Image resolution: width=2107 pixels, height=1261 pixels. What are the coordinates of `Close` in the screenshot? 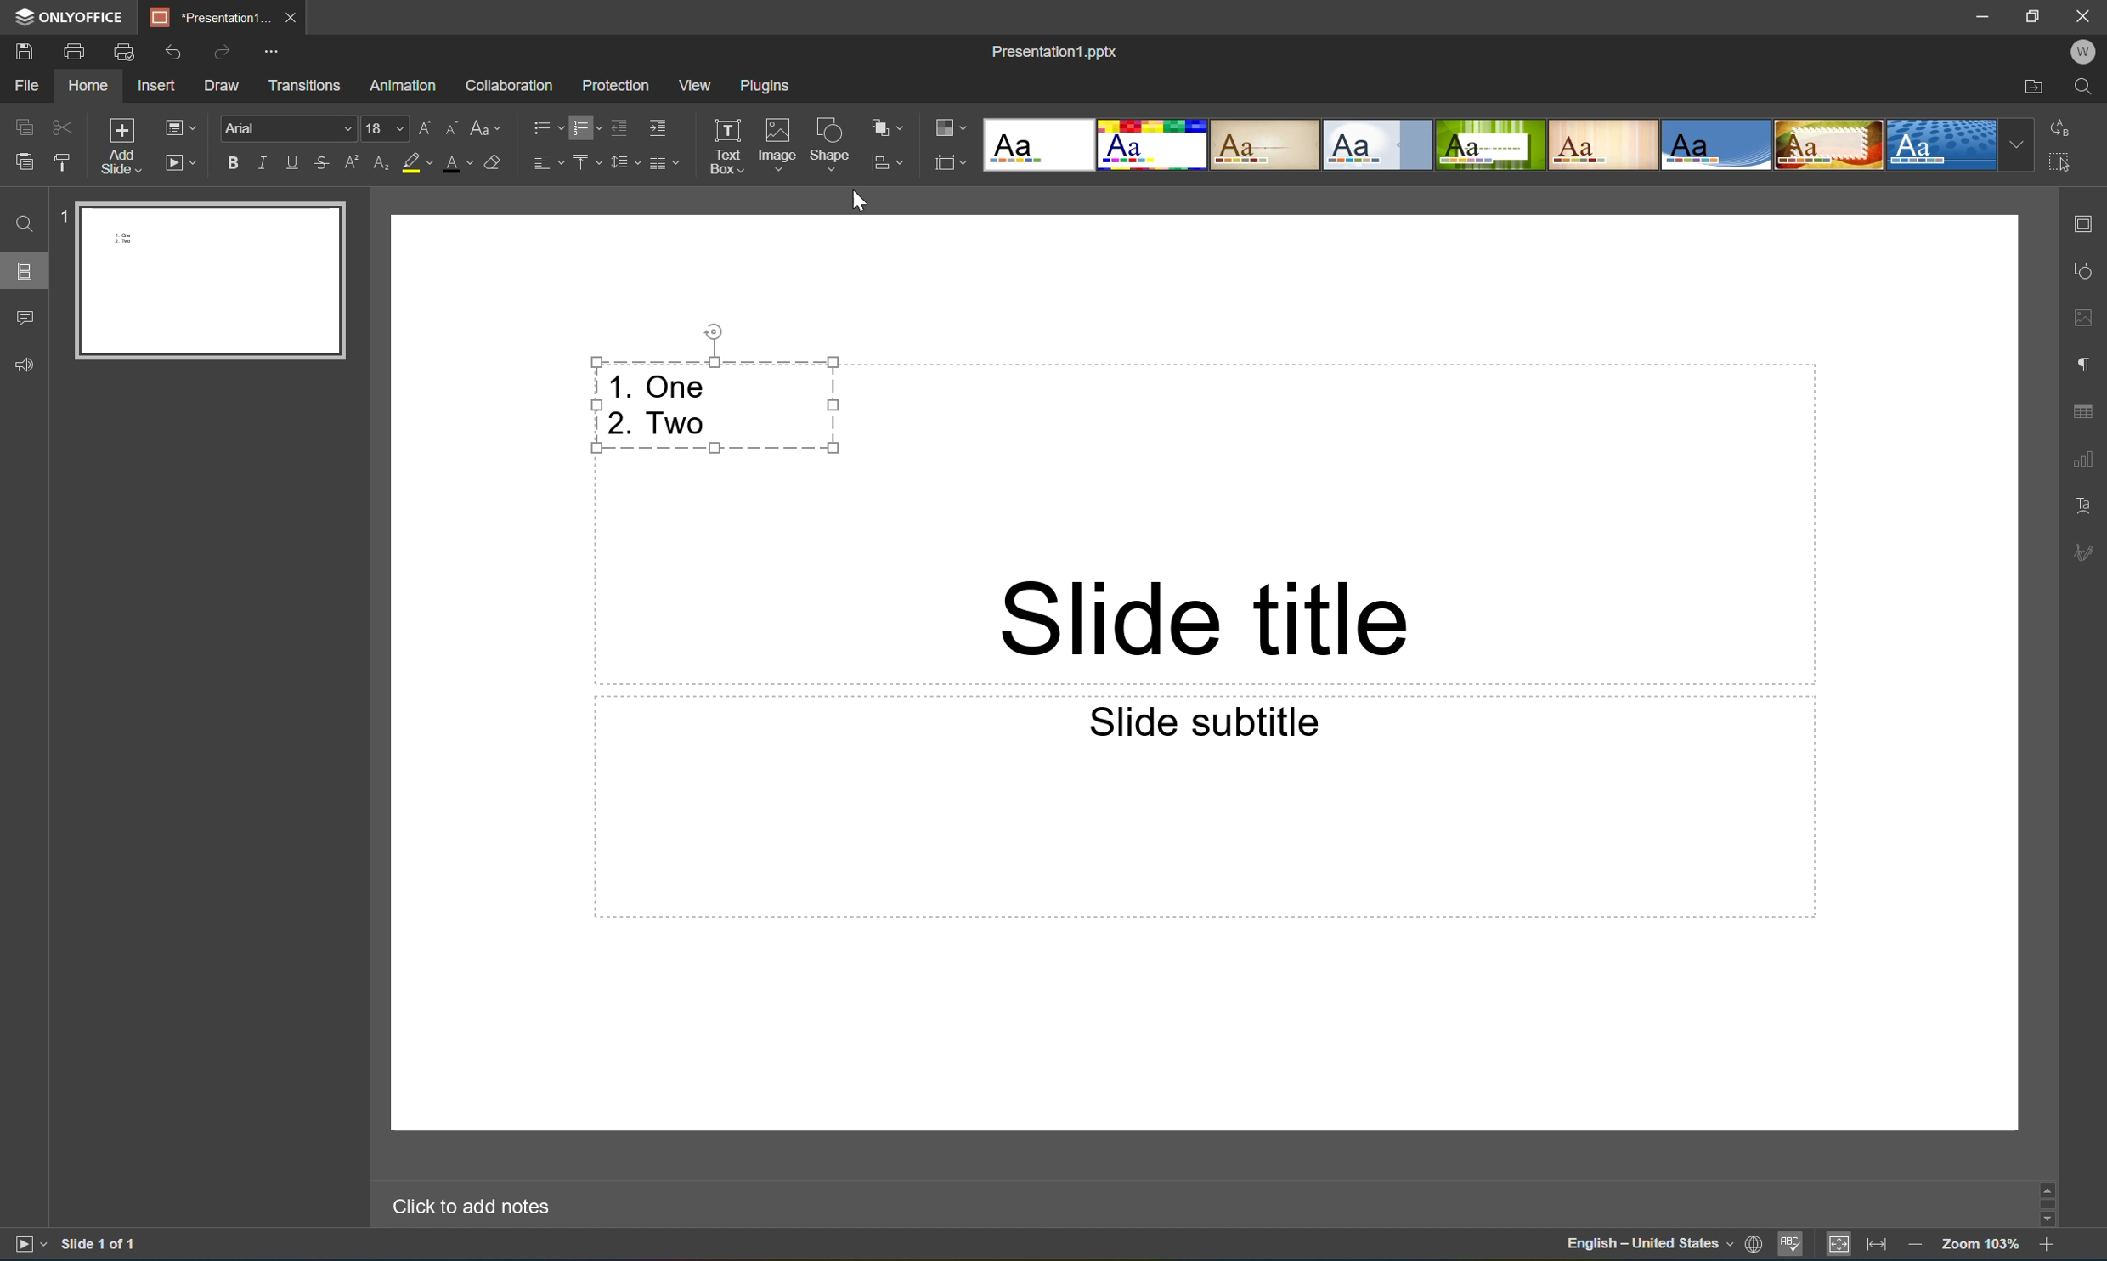 It's located at (2087, 15).